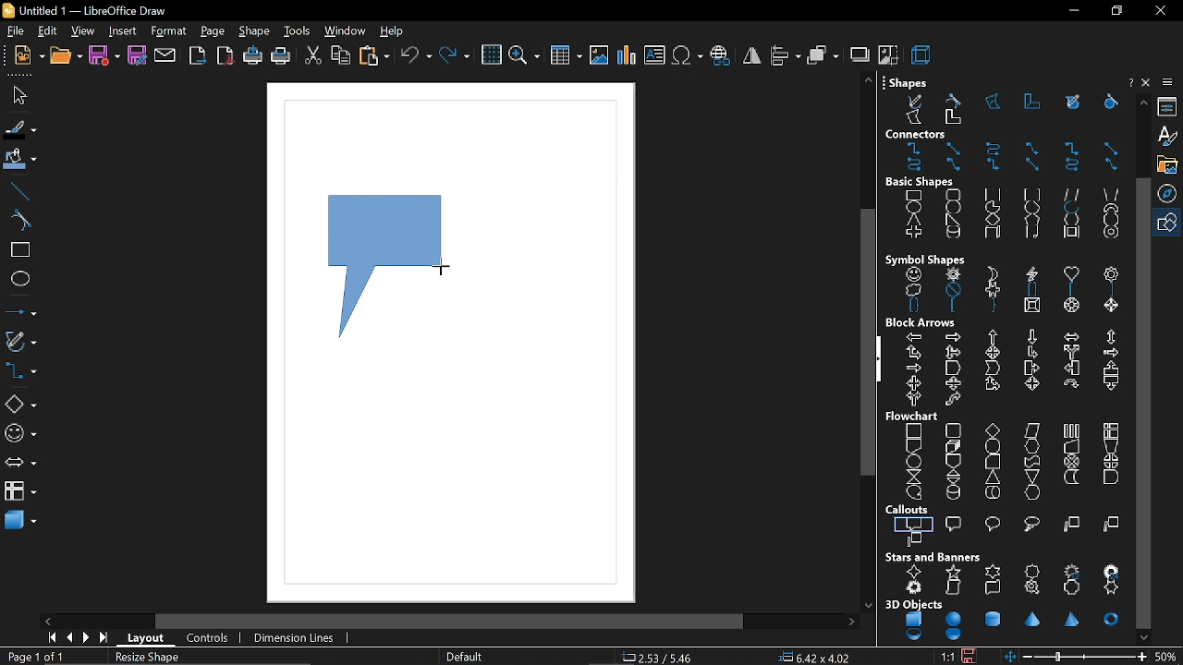 Image resolution: width=1183 pixels, height=665 pixels. Describe the element at coordinates (868, 344) in the screenshot. I see `vertical scroll bar` at that location.